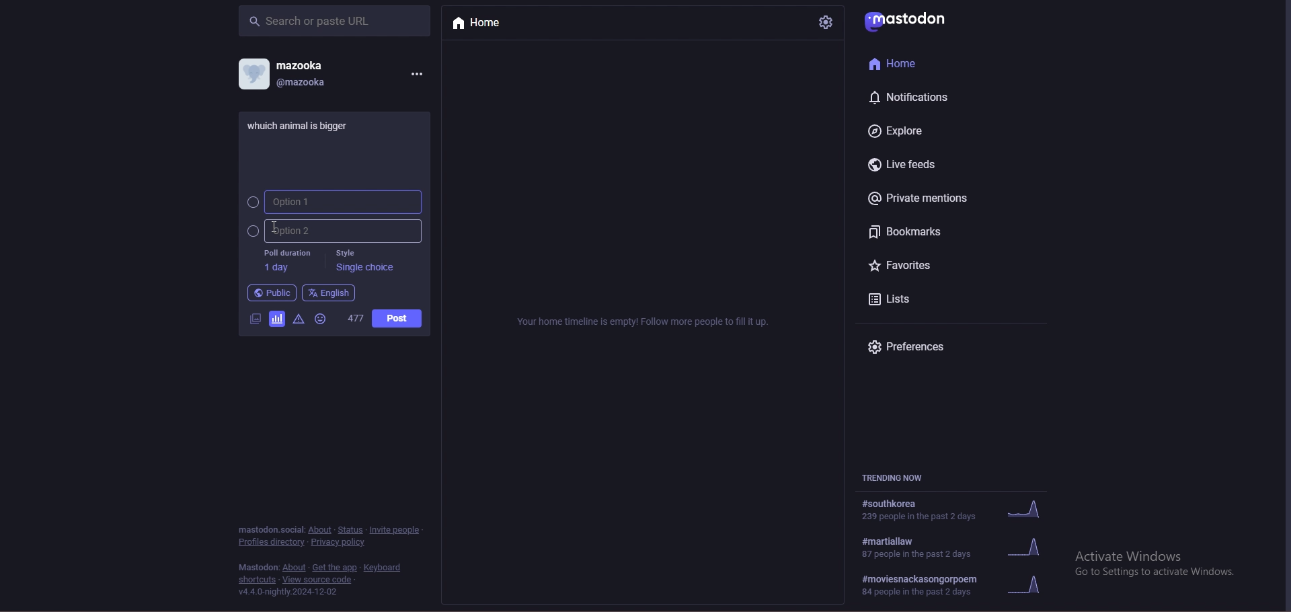 Image resolution: width=1291 pixels, height=612 pixels. I want to click on polls, so click(277, 321).